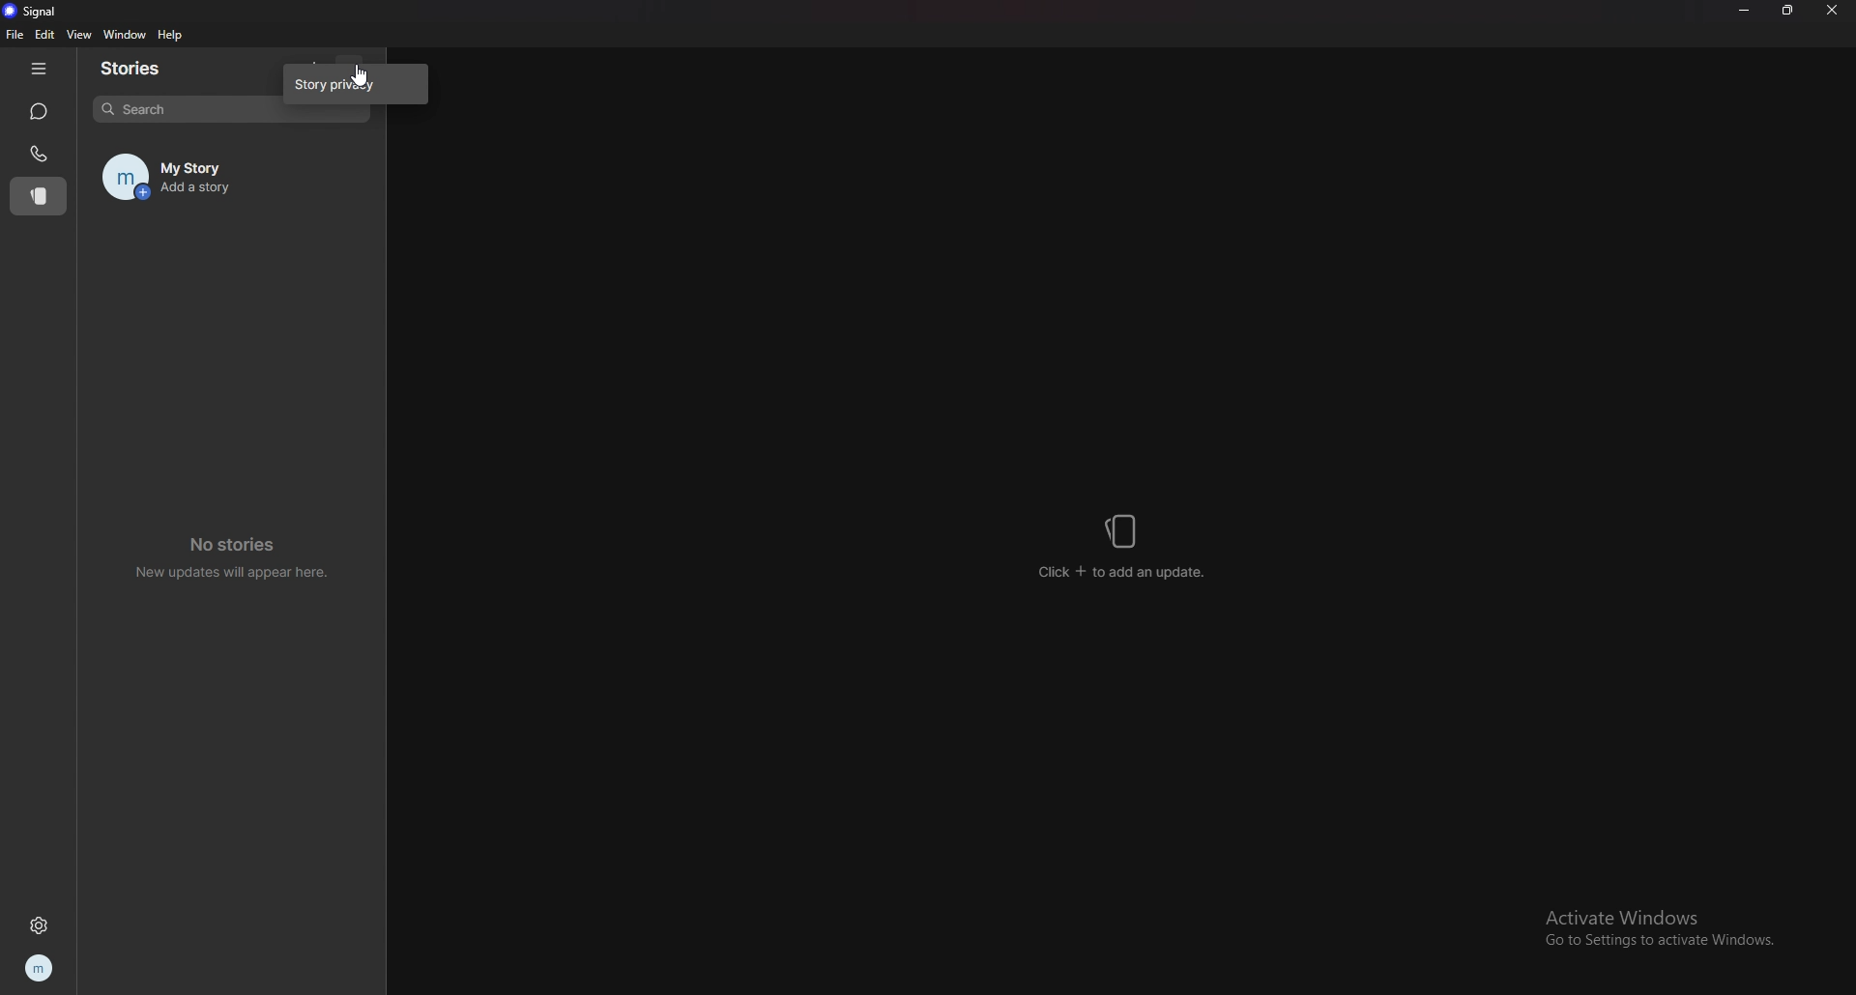 This screenshot has height=995, width=1856. What do you see at coordinates (258, 162) in the screenshot?
I see `my story` at bounding box center [258, 162].